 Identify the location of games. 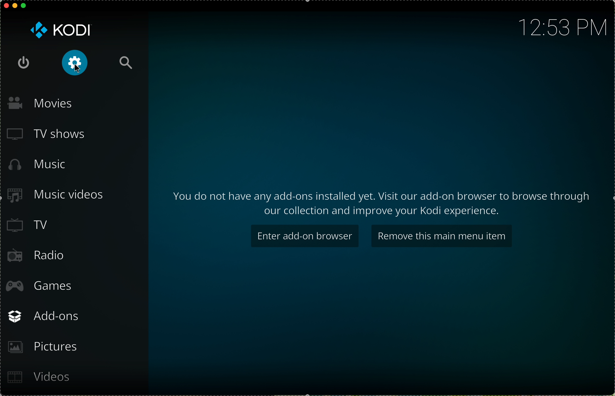
(43, 286).